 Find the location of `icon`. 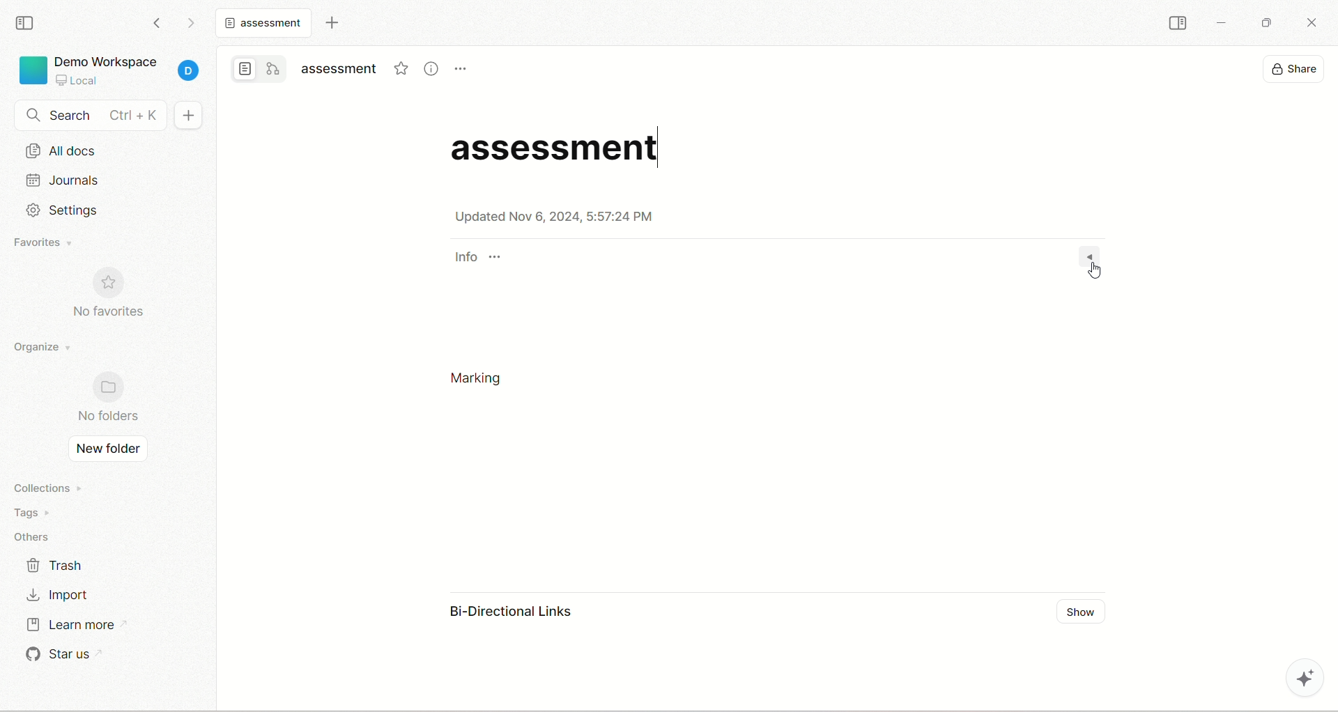

icon is located at coordinates (108, 387).